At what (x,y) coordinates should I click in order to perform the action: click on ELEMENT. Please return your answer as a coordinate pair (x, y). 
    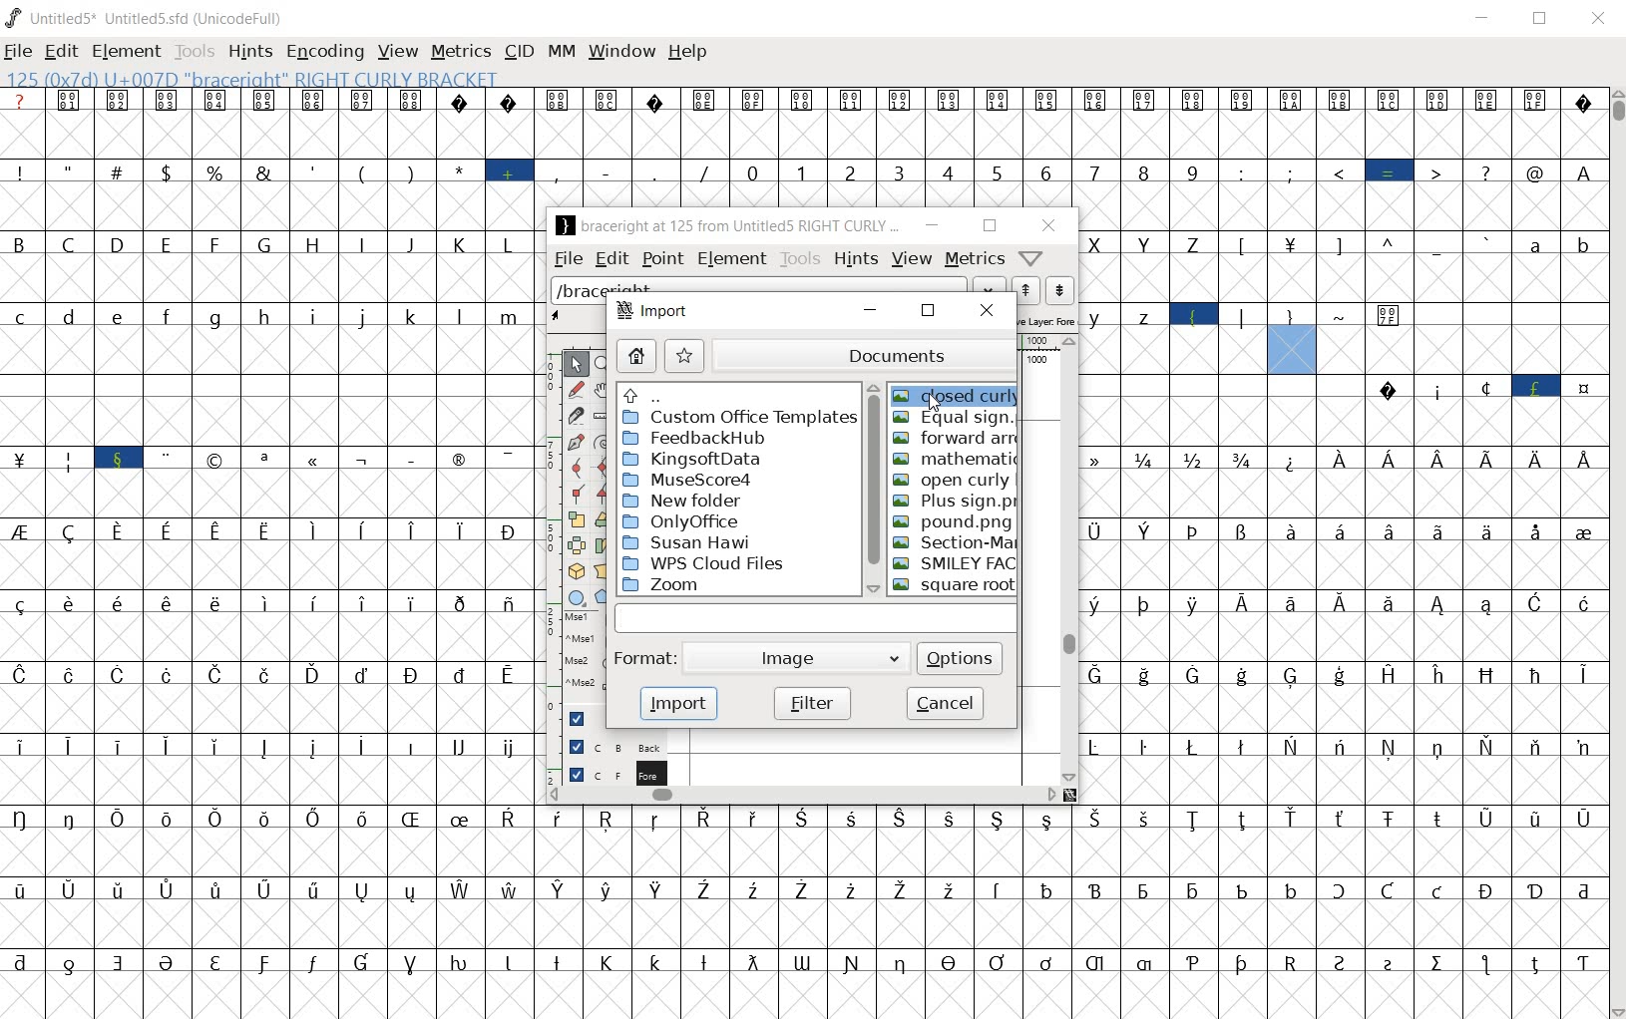
    Looking at the image, I should click on (126, 52).